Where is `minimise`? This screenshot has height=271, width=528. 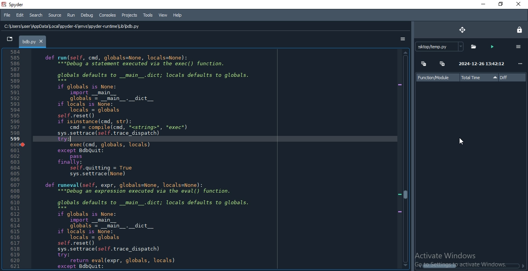 minimise is located at coordinates (482, 5).